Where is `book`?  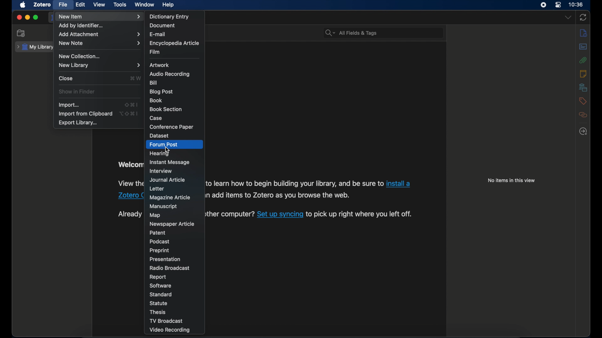
book is located at coordinates (156, 100).